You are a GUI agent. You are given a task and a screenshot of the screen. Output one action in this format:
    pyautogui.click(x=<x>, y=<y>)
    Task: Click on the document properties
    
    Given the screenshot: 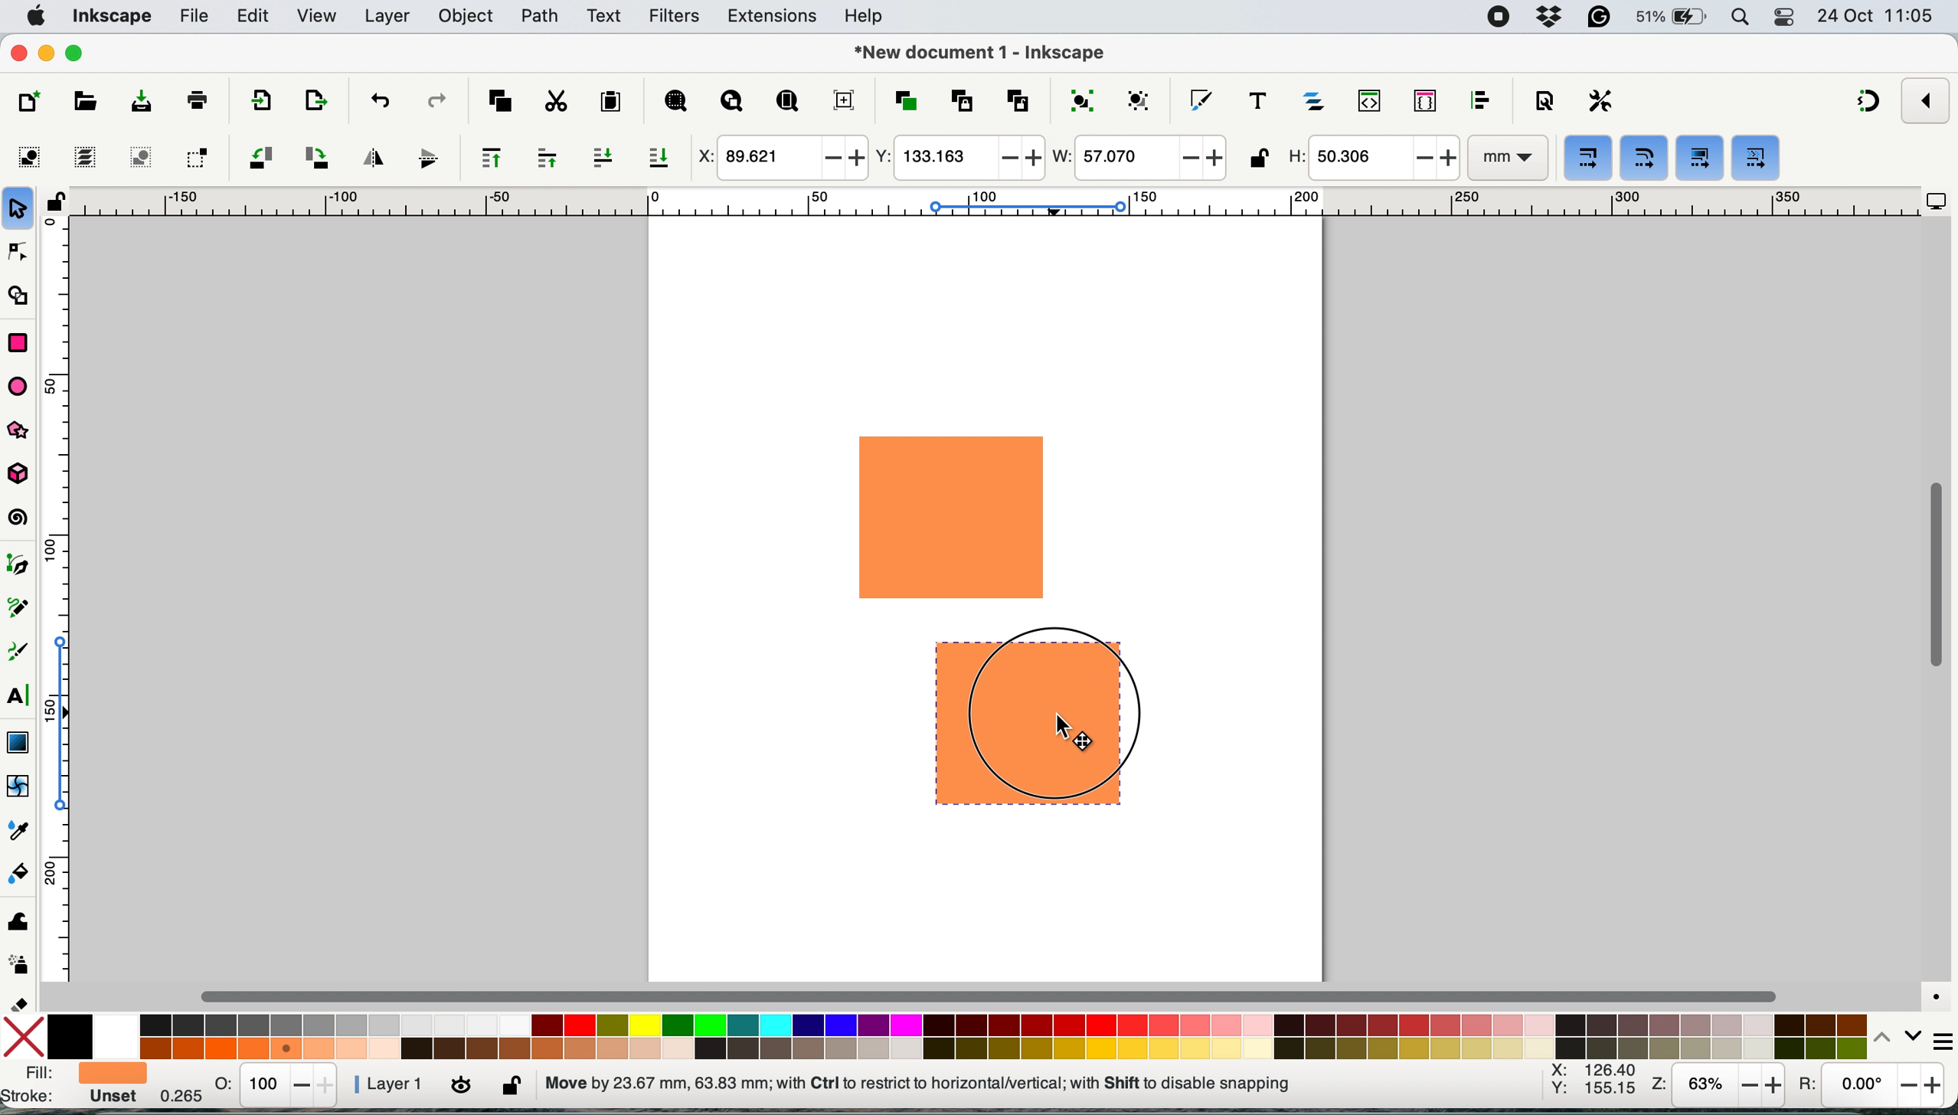 What is the action you would take?
    pyautogui.click(x=1544, y=102)
    